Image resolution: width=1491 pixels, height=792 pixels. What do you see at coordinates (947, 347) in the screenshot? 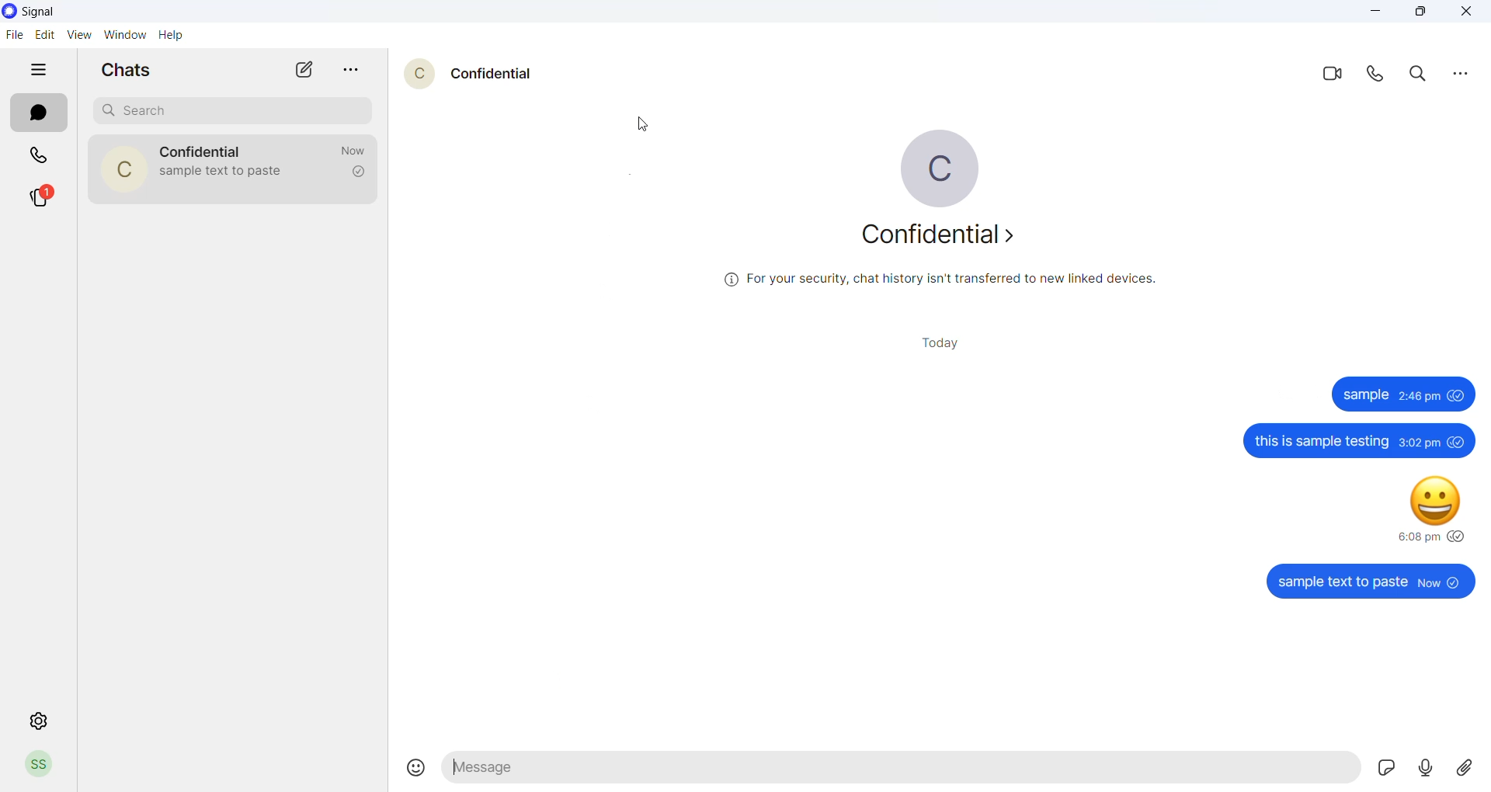
I see `today heading` at bounding box center [947, 347].